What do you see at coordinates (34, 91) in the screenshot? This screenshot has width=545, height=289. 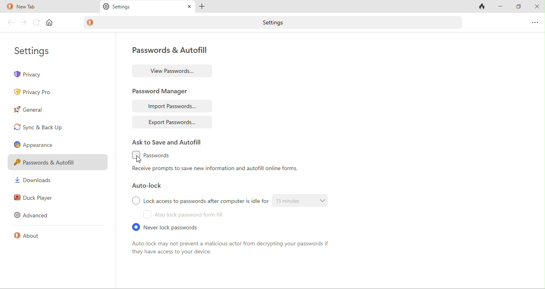 I see `privacy pro` at bounding box center [34, 91].